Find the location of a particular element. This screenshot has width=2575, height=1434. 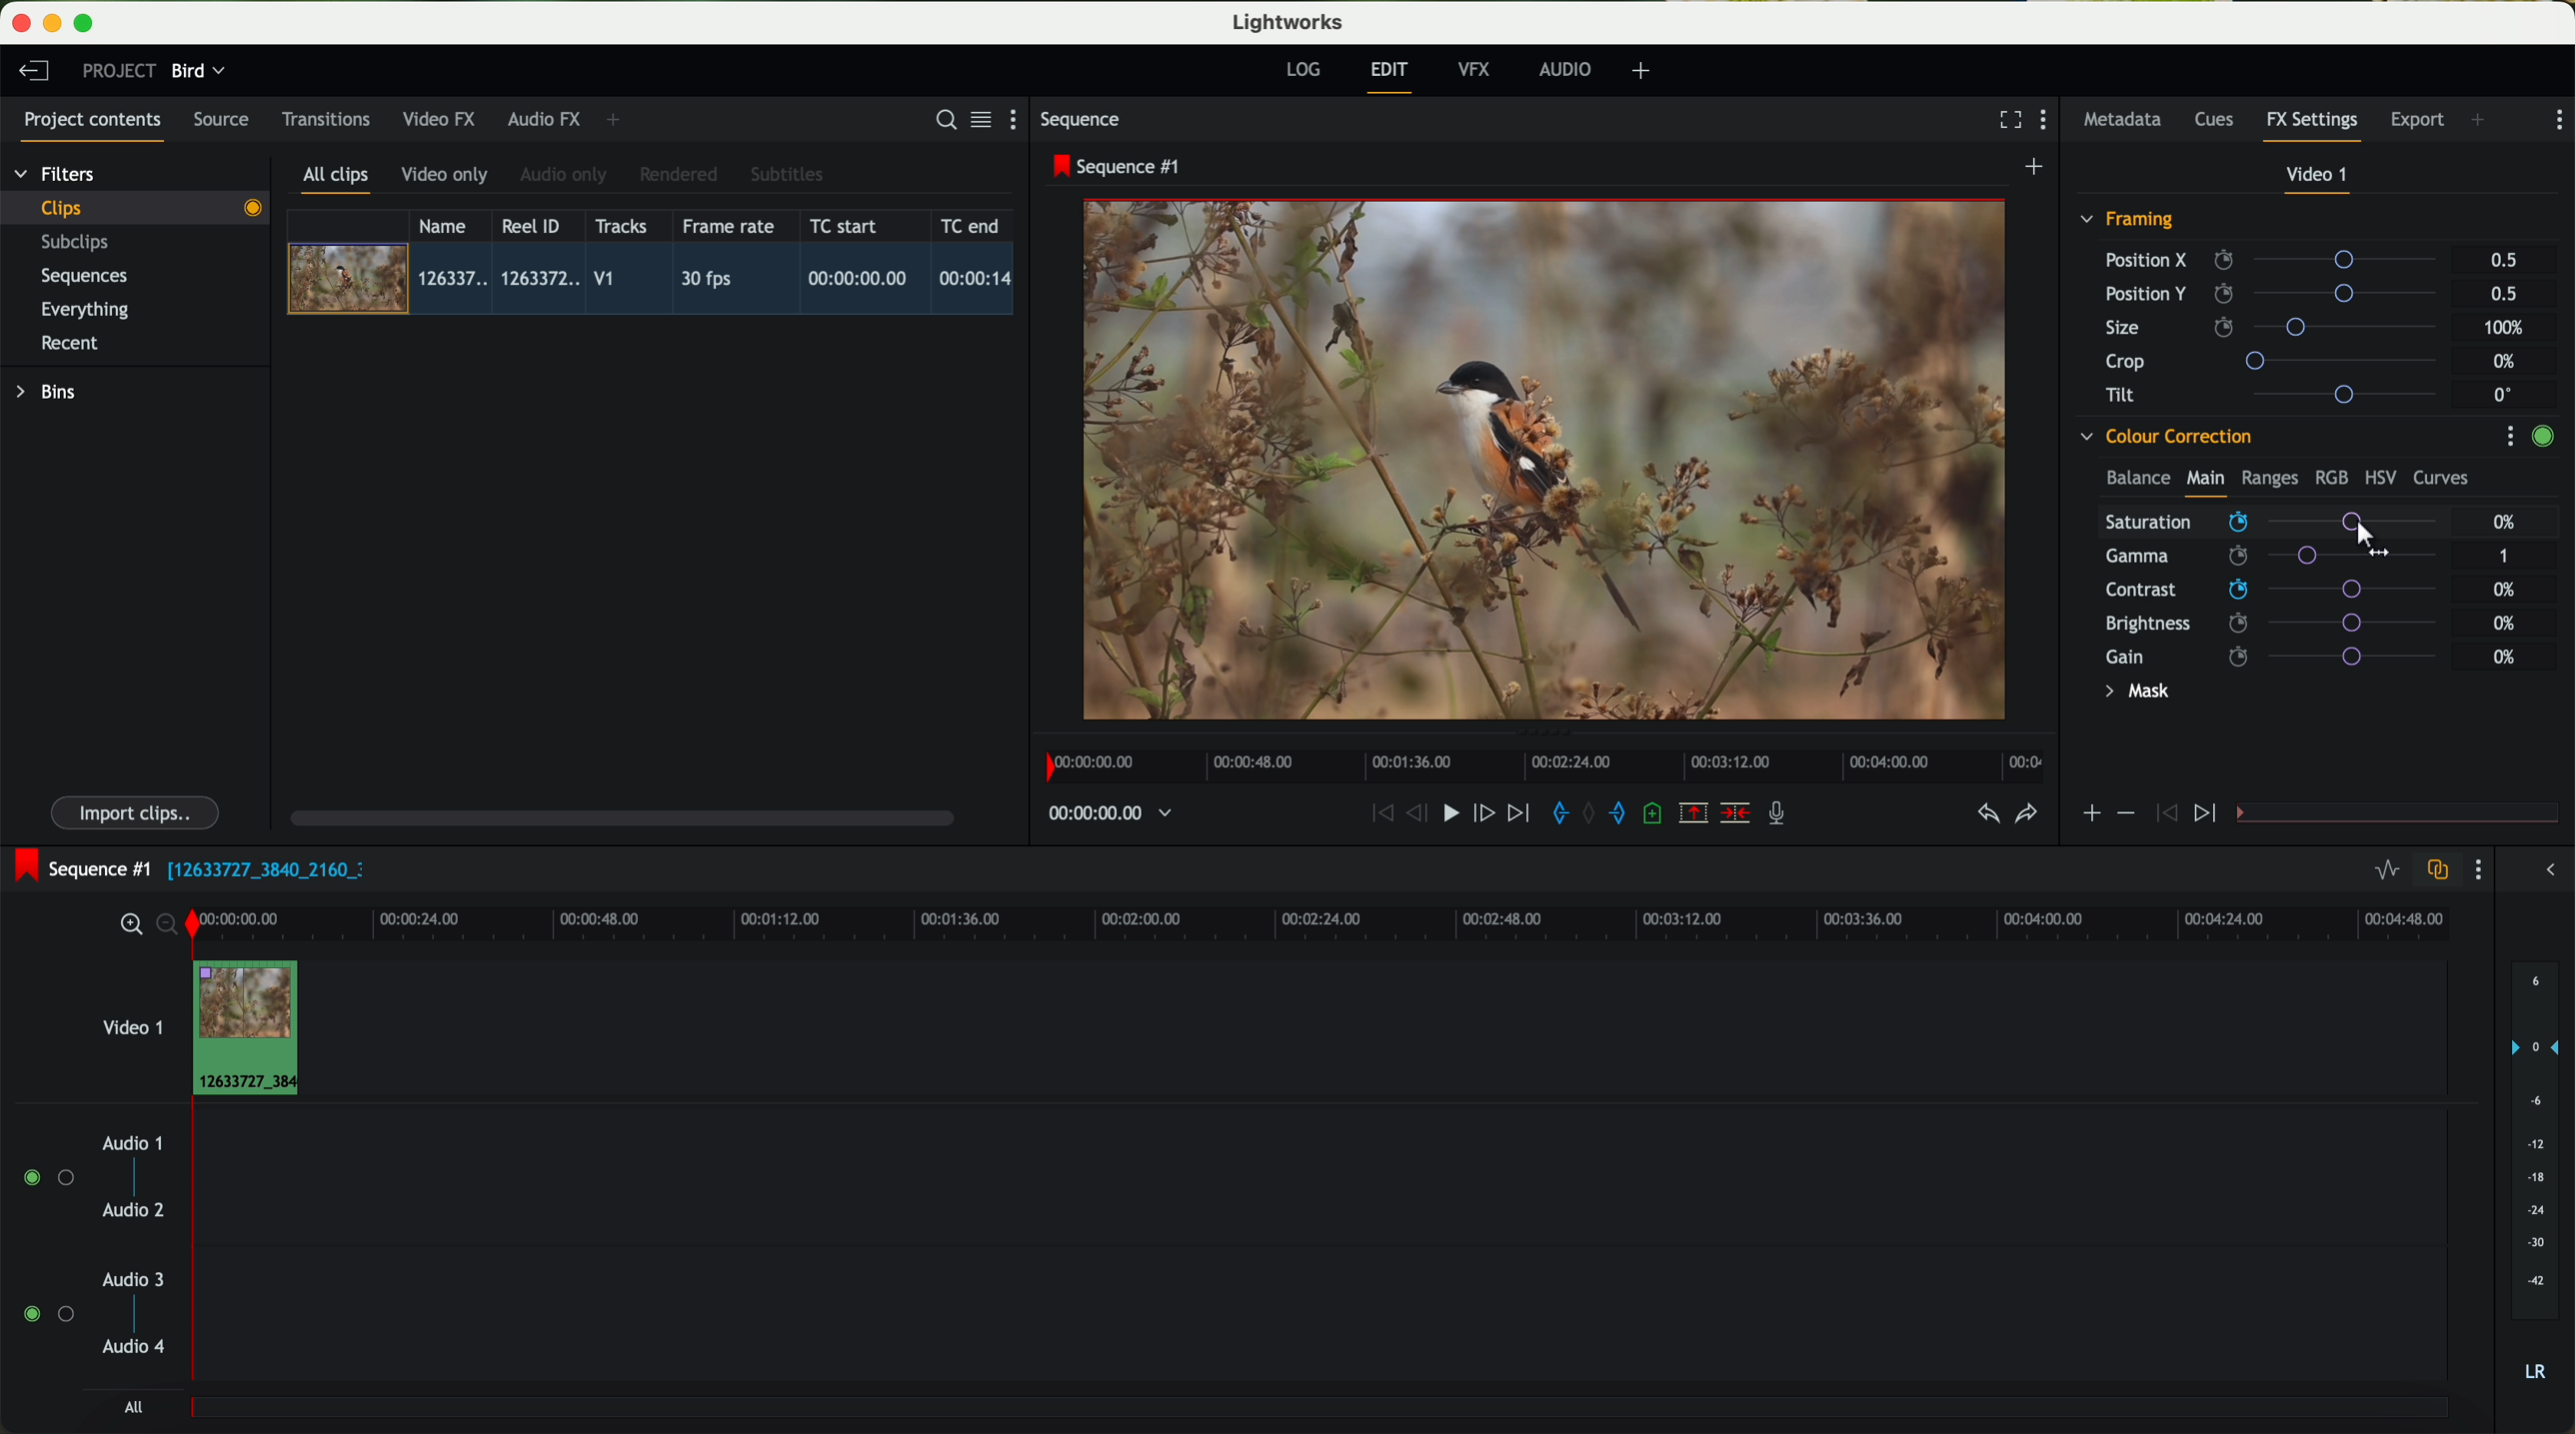

clips is located at coordinates (136, 207).